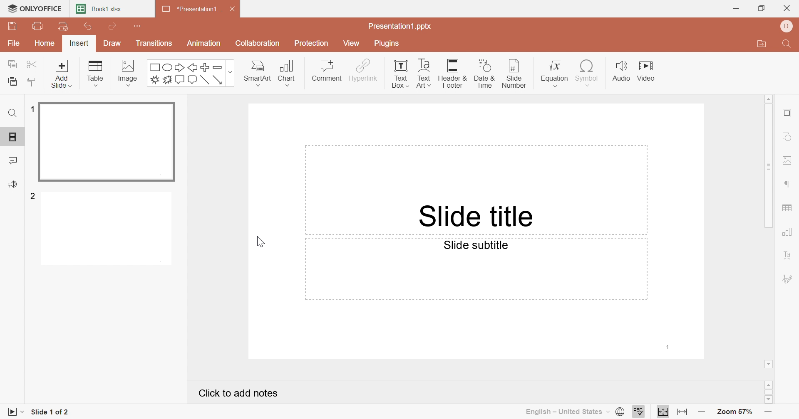 The height and width of the screenshot is (419, 799). Describe the element at coordinates (38, 27) in the screenshot. I see `Print` at that location.